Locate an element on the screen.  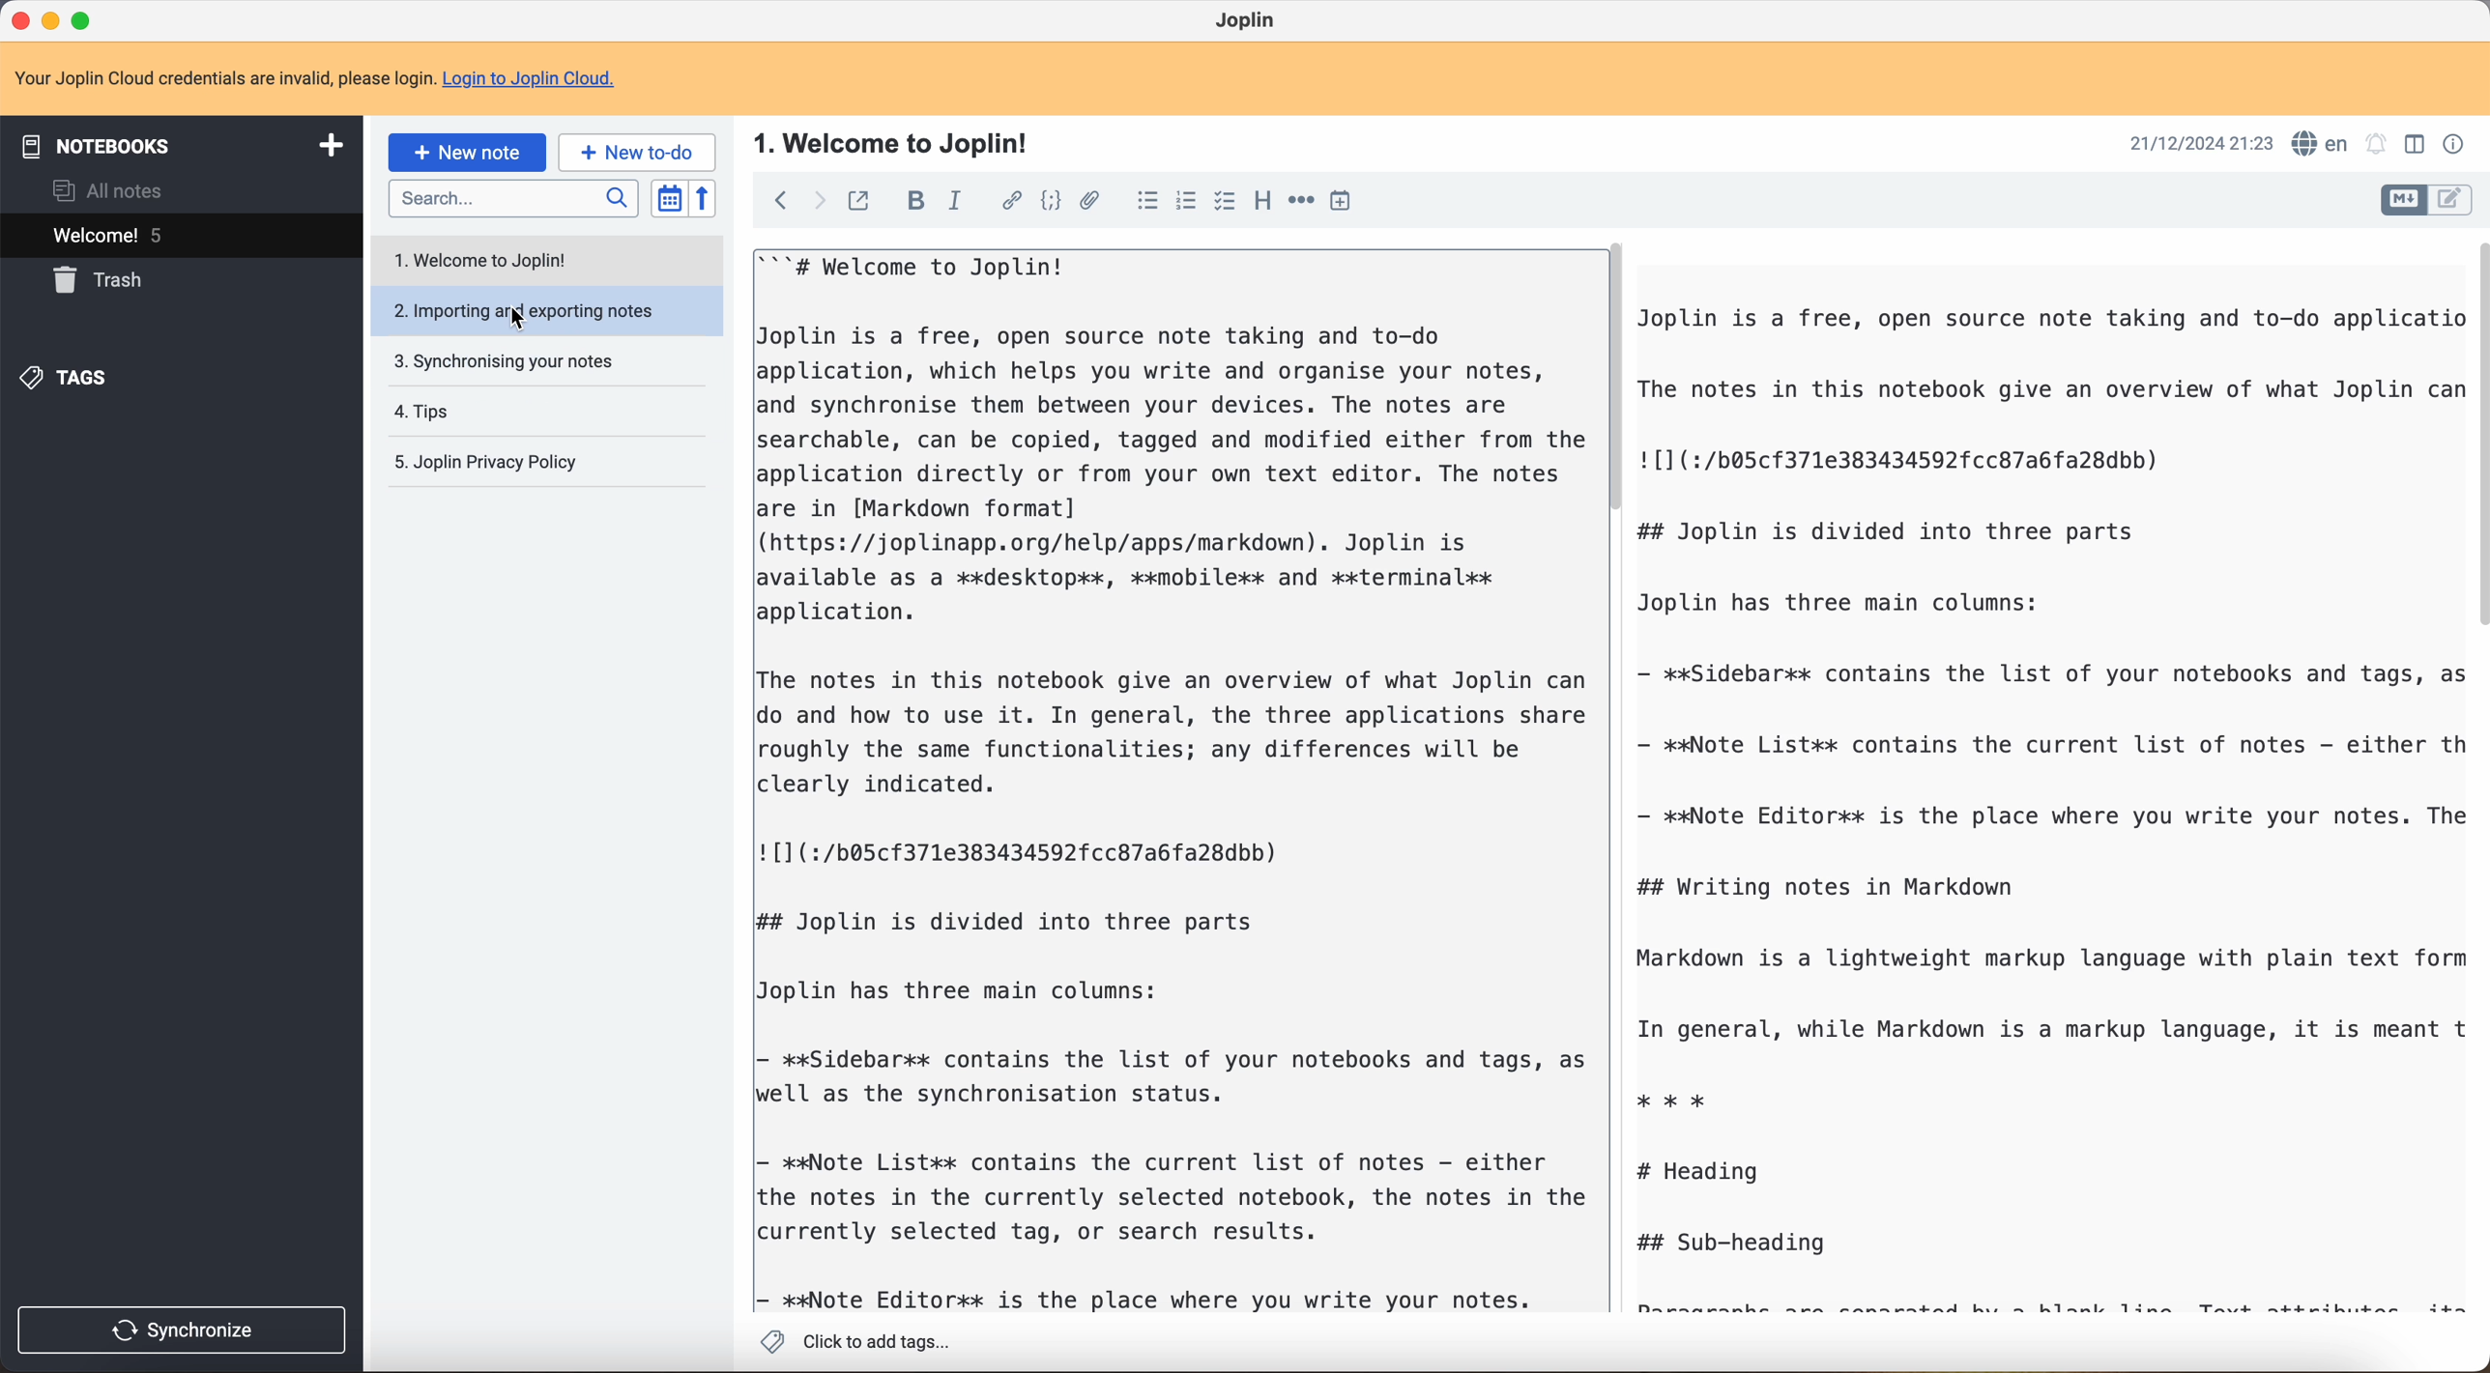
checkbox is located at coordinates (1225, 200).